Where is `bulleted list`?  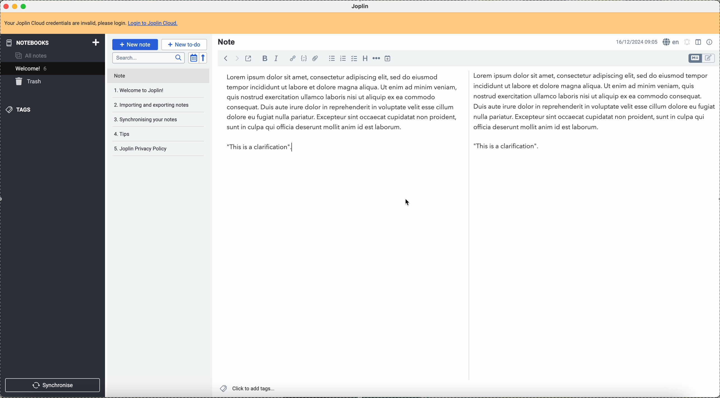
bulleted list is located at coordinates (331, 59).